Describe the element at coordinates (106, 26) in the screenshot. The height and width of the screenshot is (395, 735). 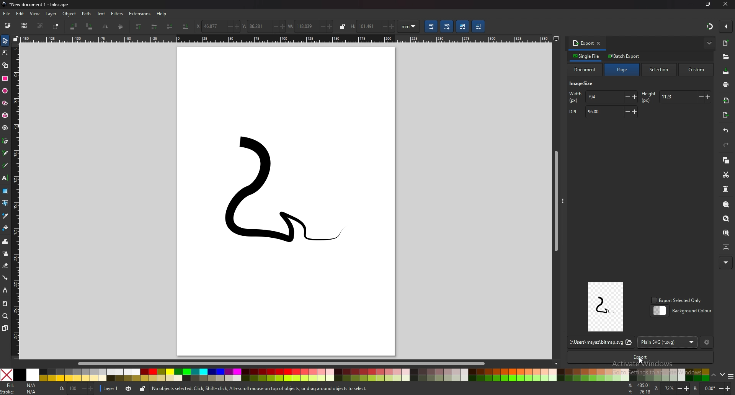
I see `flip vetically` at that location.